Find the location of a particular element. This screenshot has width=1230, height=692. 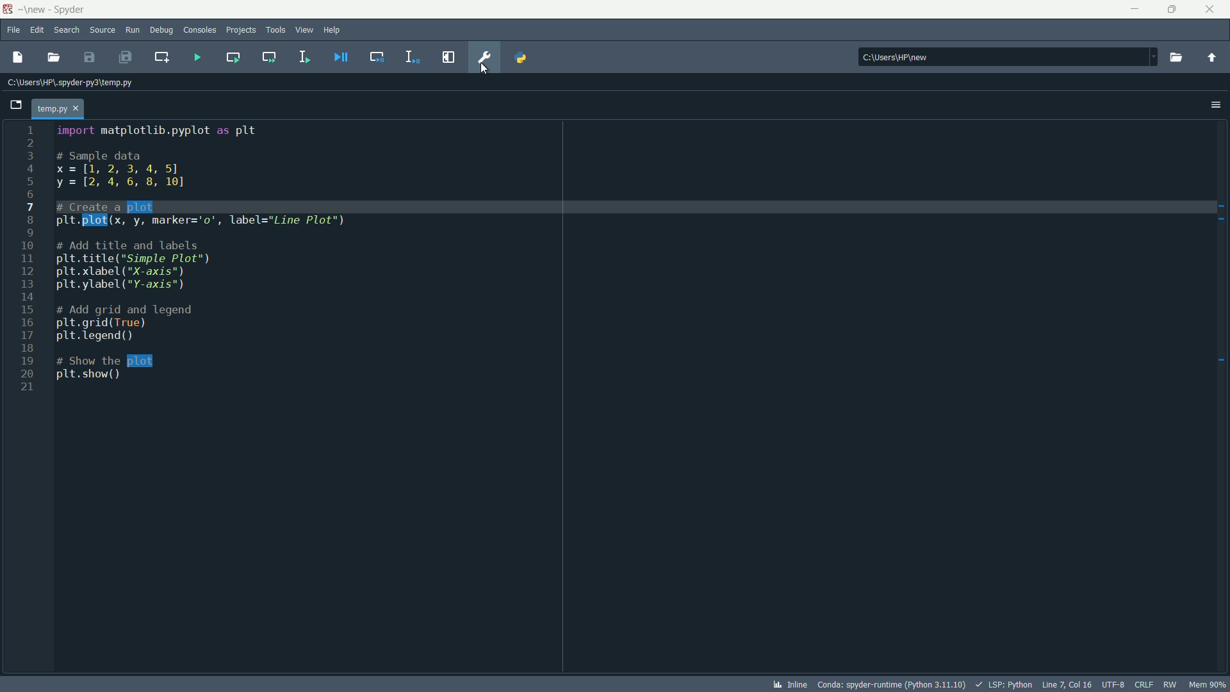

consoles is located at coordinates (201, 31).